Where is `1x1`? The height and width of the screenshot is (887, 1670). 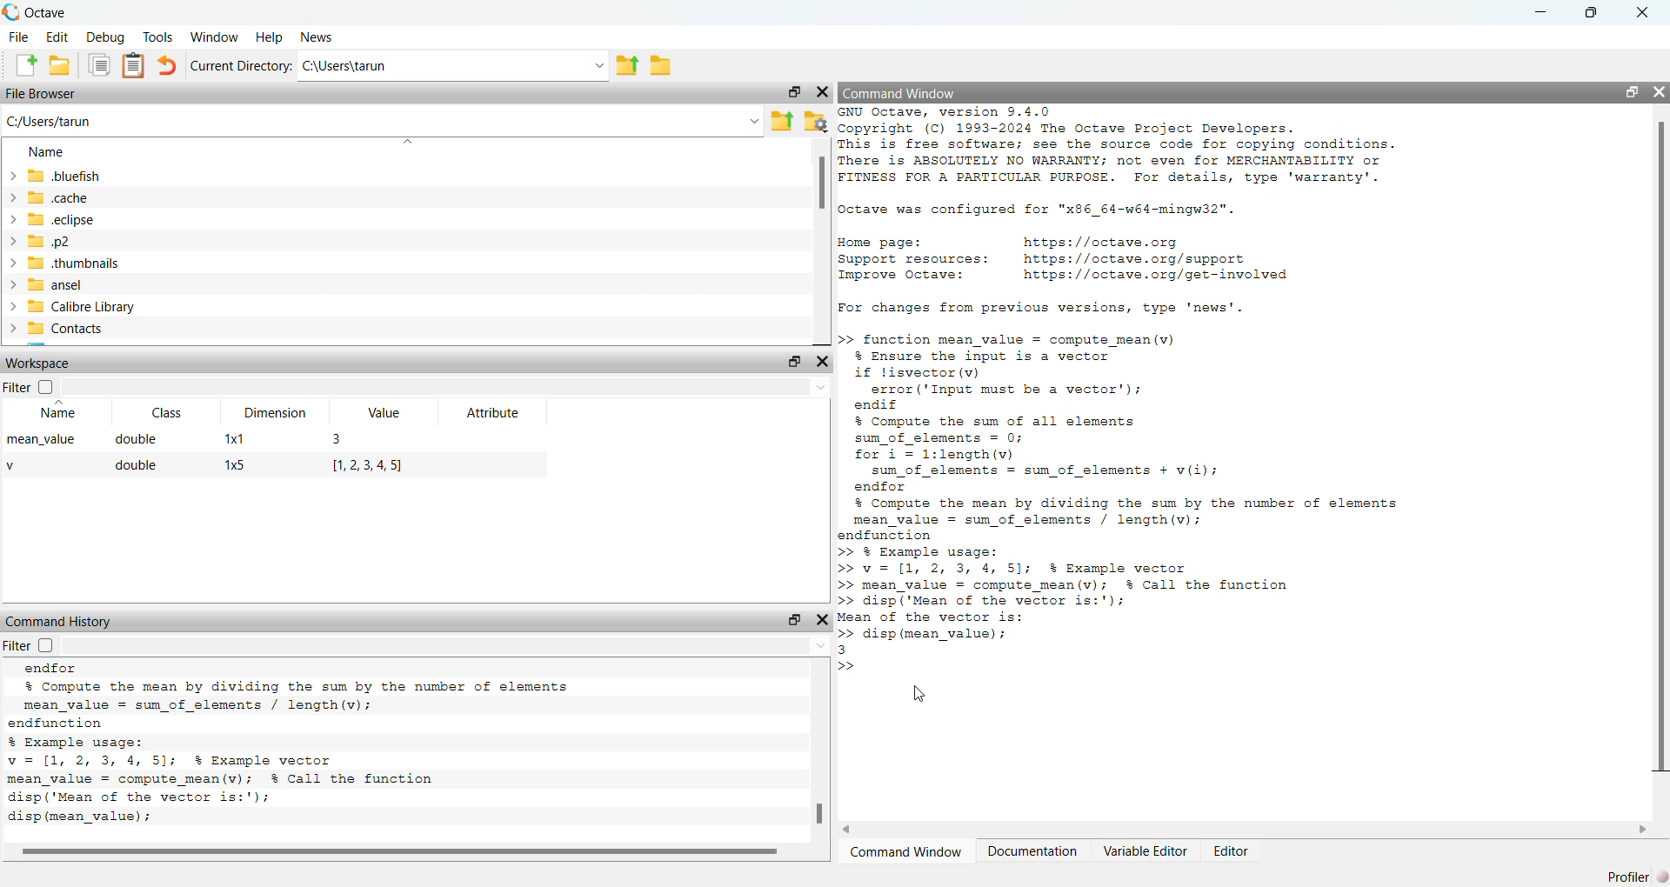 1x1 is located at coordinates (234, 438).